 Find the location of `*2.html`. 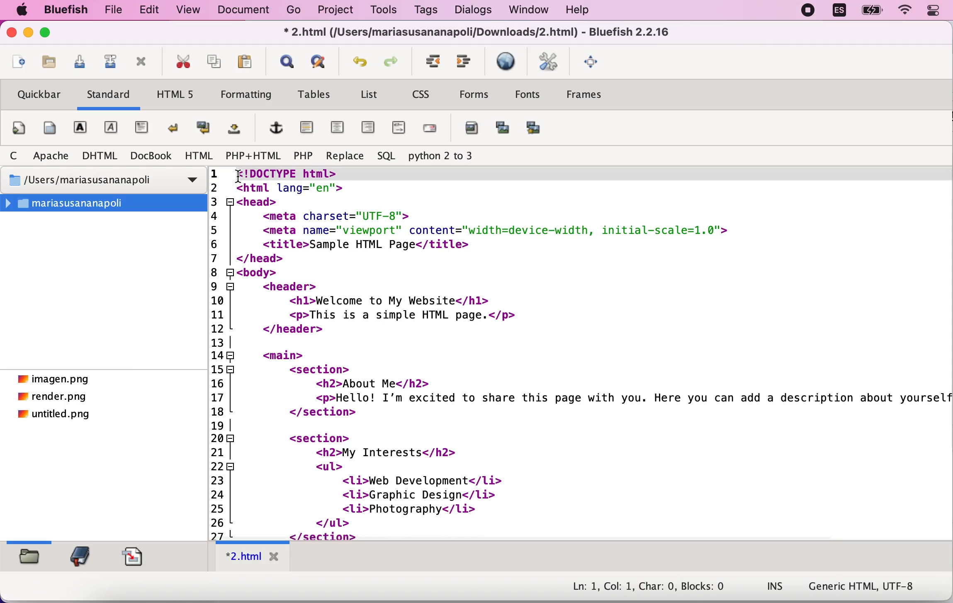

*2.html is located at coordinates (253, 558).